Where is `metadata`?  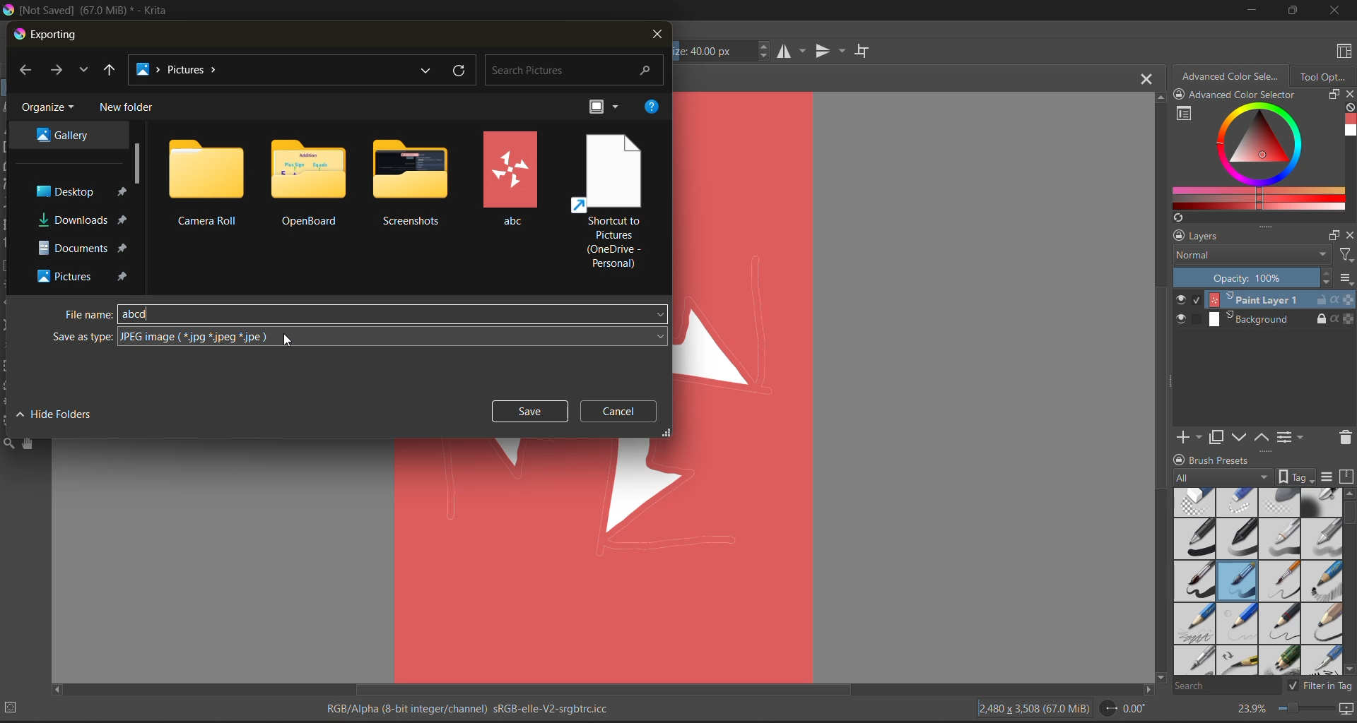 metadata is located at coordinates (476, 706).